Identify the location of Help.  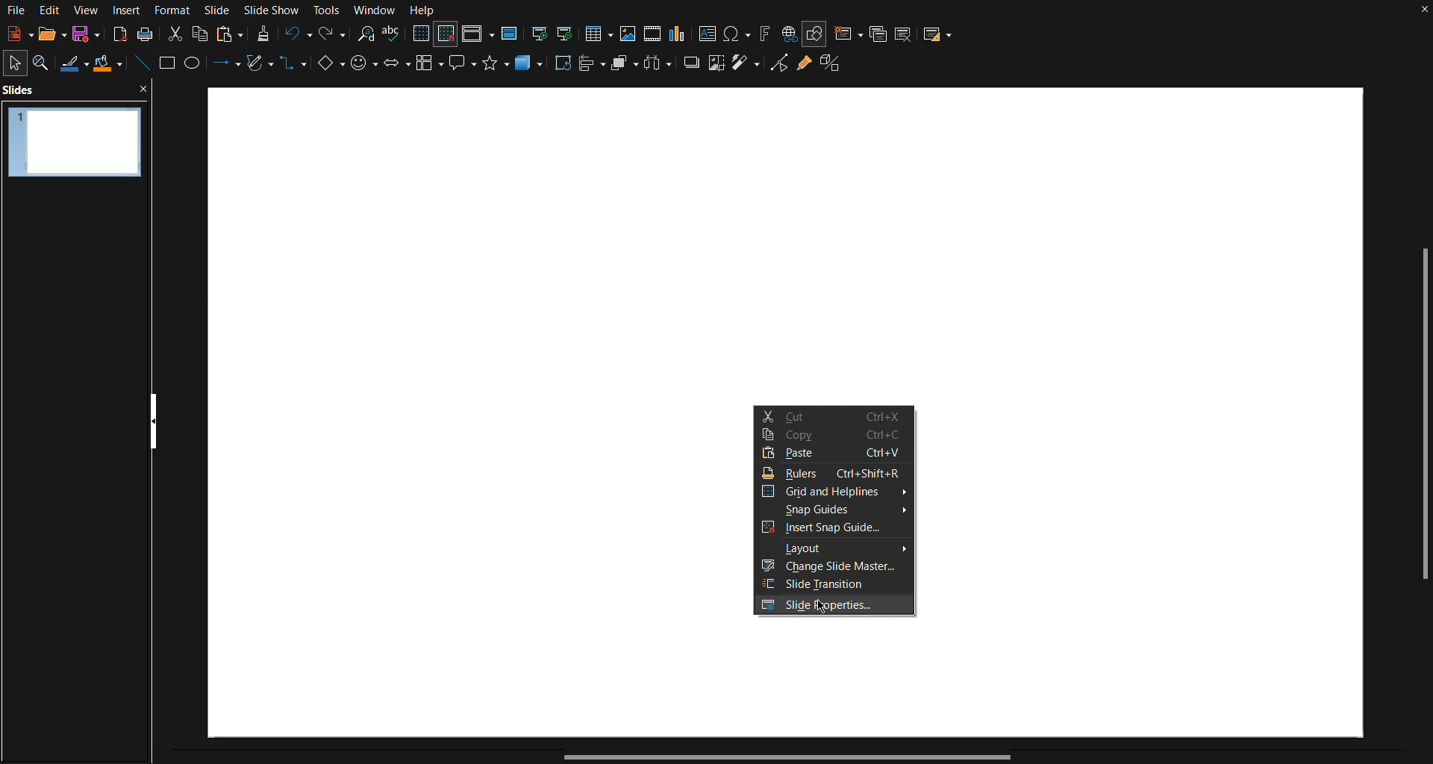
(423, 10).